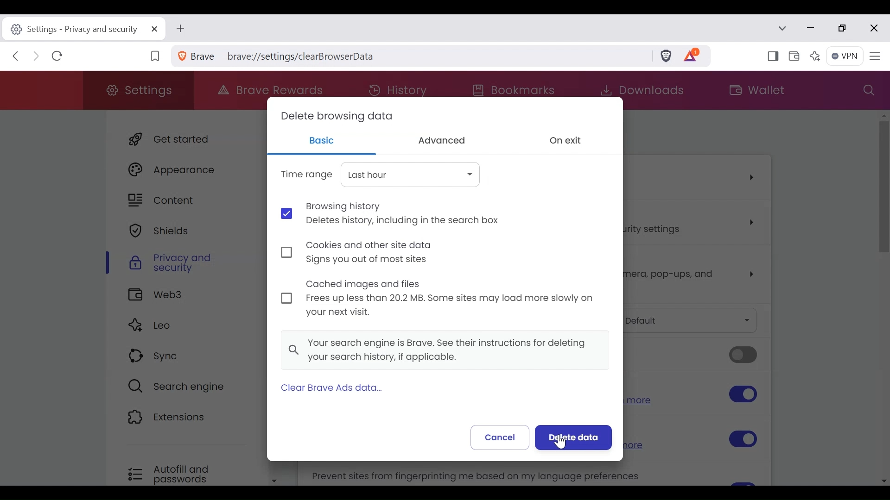 The width and height of the screenshot is (890, 500). Describe the element at coordinates (443, 141) in the screenshot. I see `Advanced` at that location.